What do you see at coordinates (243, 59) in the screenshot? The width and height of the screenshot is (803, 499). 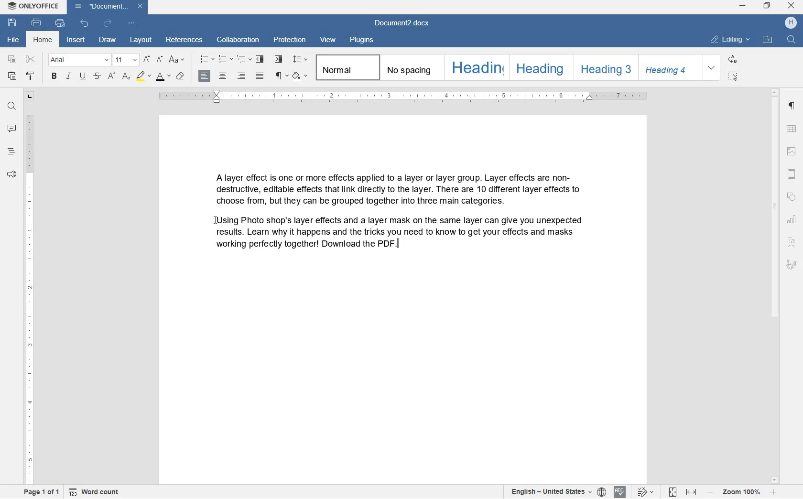 I see `MULTILEVEL LIST` at bounding box center [243, 59].